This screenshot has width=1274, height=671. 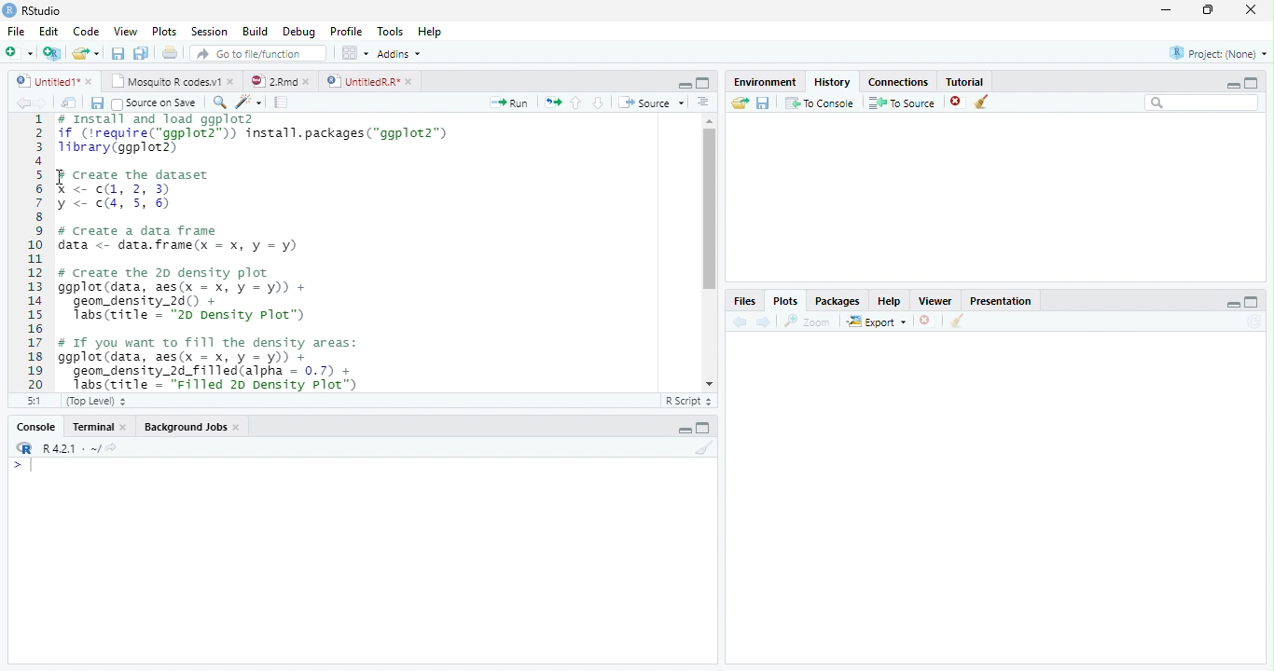 What do you see at coordinates (763, 82) in the screenshot?
I see `Environment` at bounding box center [763, 82].